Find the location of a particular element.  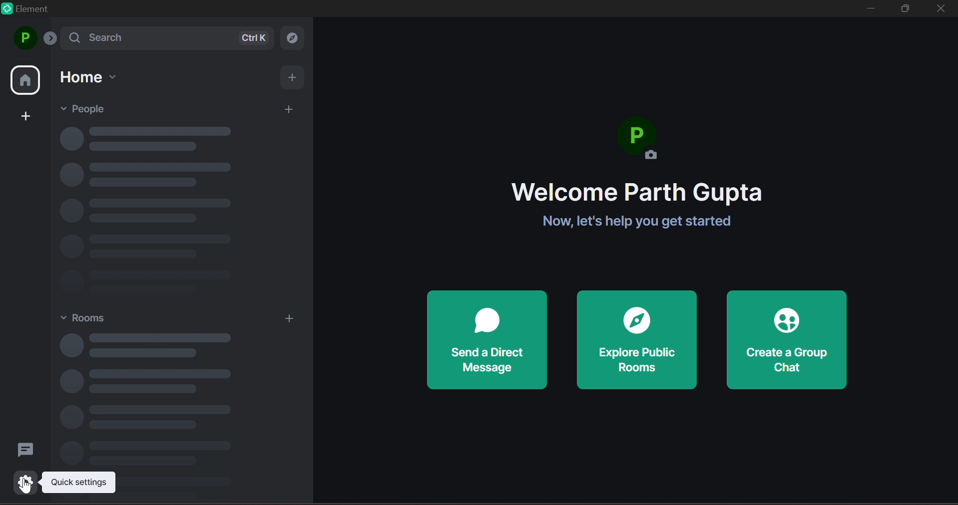

message is located at coordinates (23, 449).